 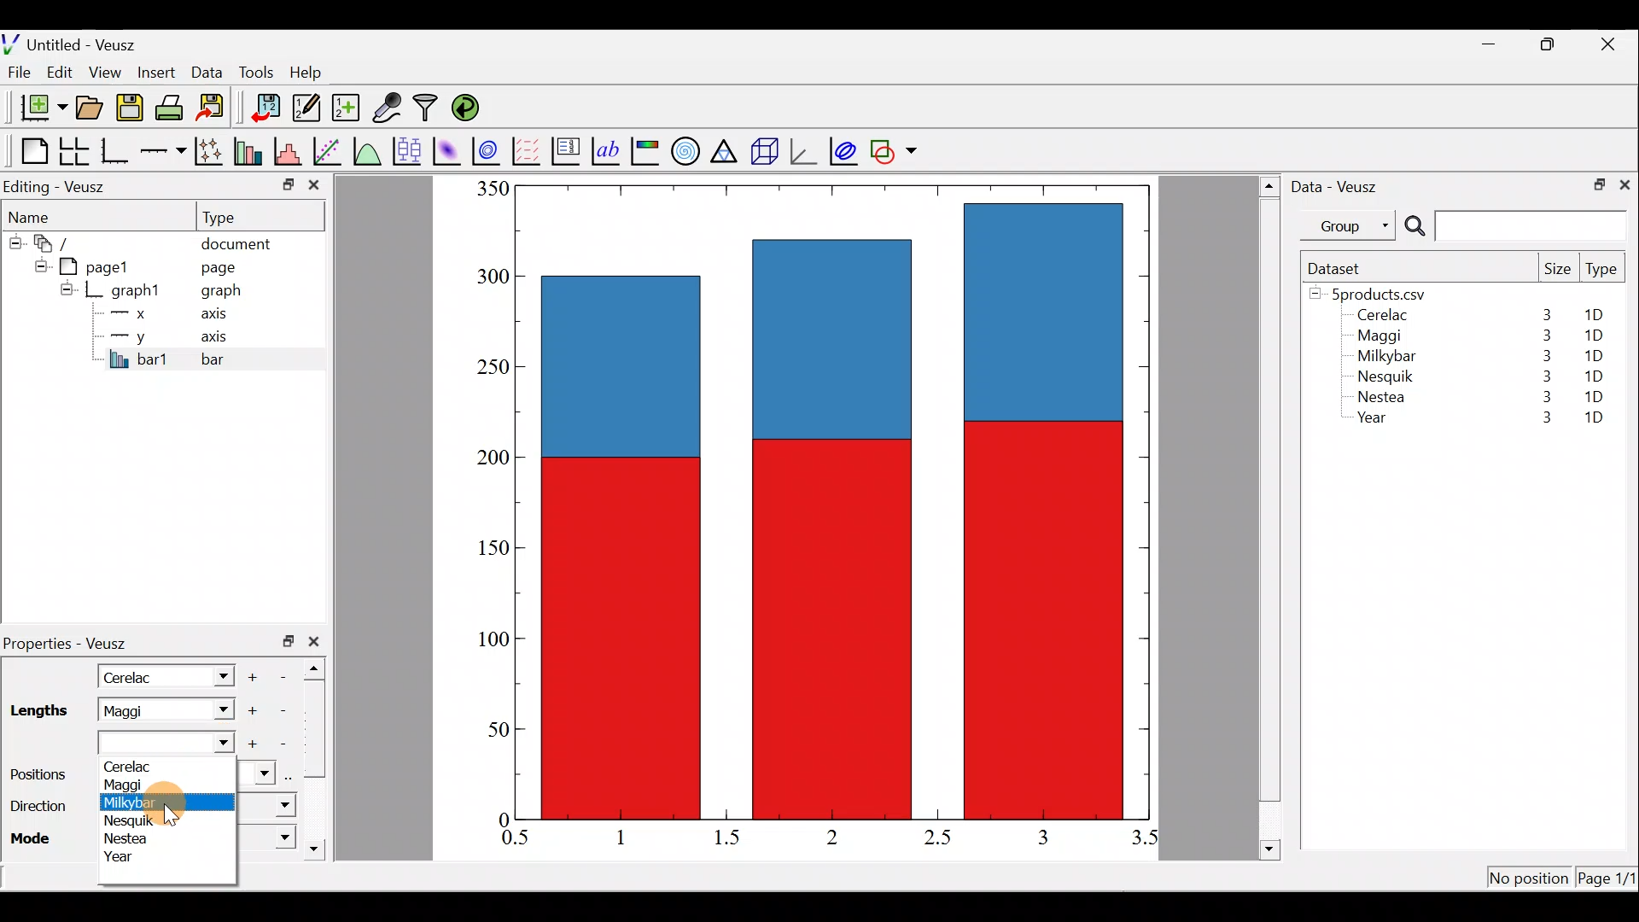 I want to click on minimize, so click(x=287, y=184).